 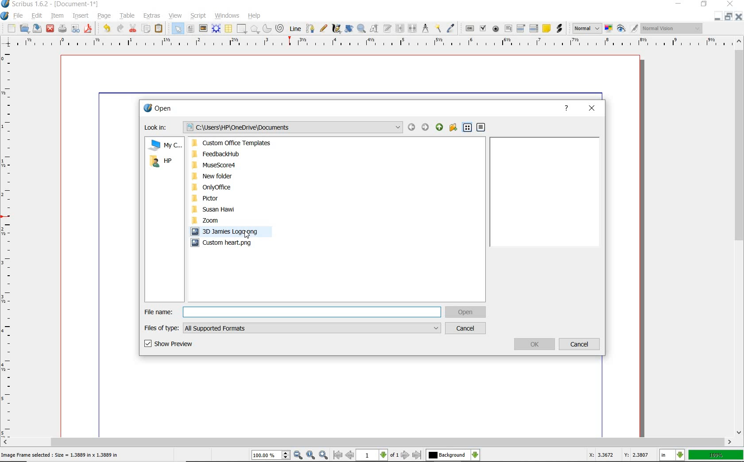 What do you see at coordinates (75, 29) in the screenshot?
I see `preflight verifier` at bounding box center [75, 29].